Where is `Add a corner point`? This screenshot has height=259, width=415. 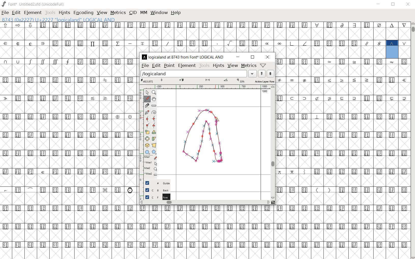 Add a corner point is located at coordinates (154, 125).